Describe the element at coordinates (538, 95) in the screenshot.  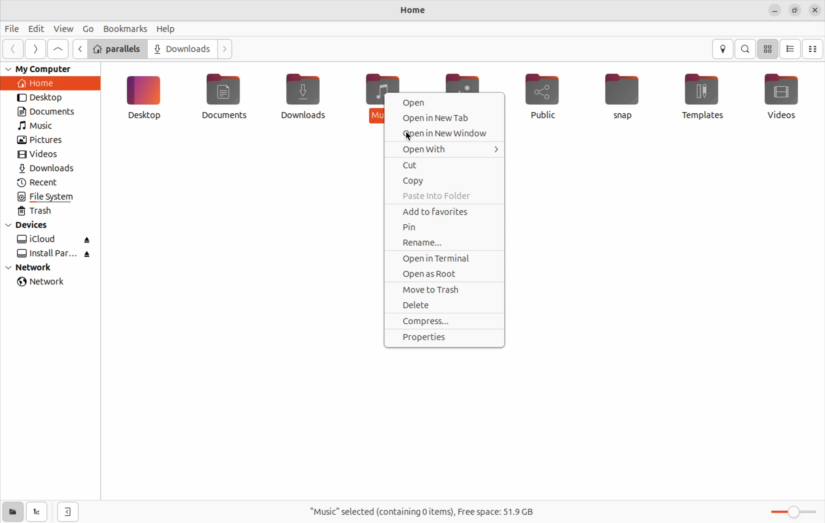
I see `Public Files` at that location.